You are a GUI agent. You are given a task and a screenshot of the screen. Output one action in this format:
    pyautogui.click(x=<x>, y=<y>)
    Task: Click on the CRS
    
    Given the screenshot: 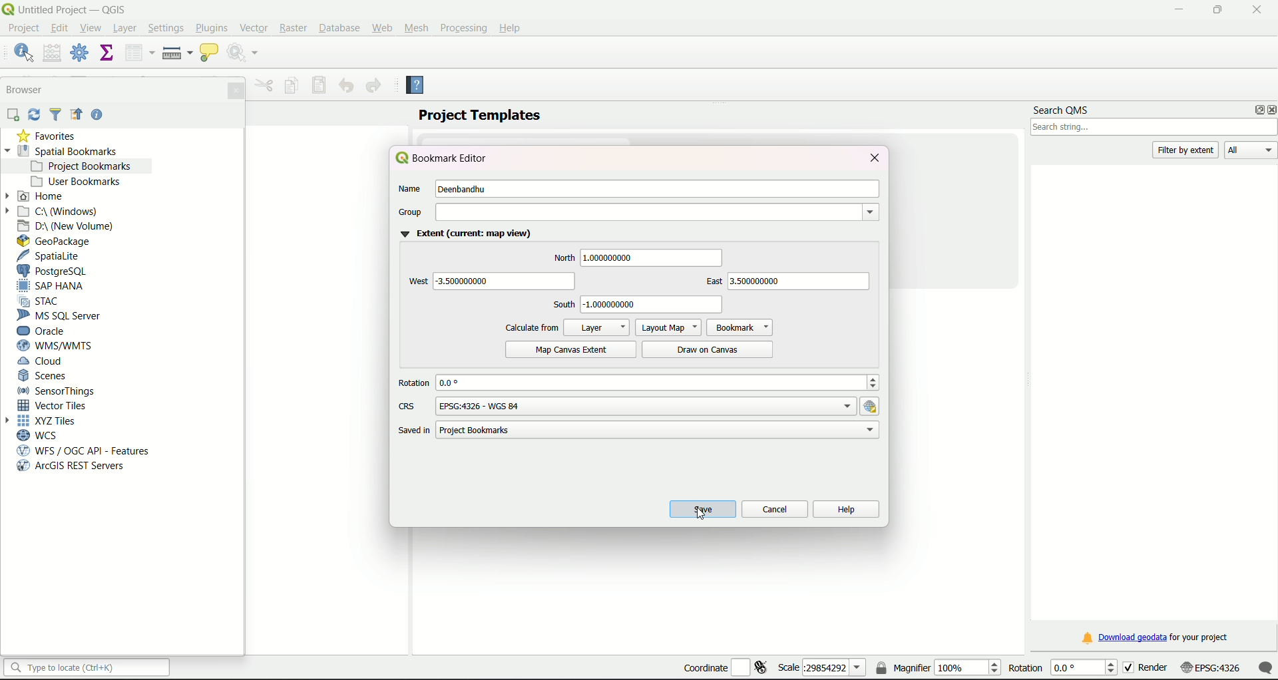 What is the action you would take?
    pyautogui.click(x=408, y=406)
    